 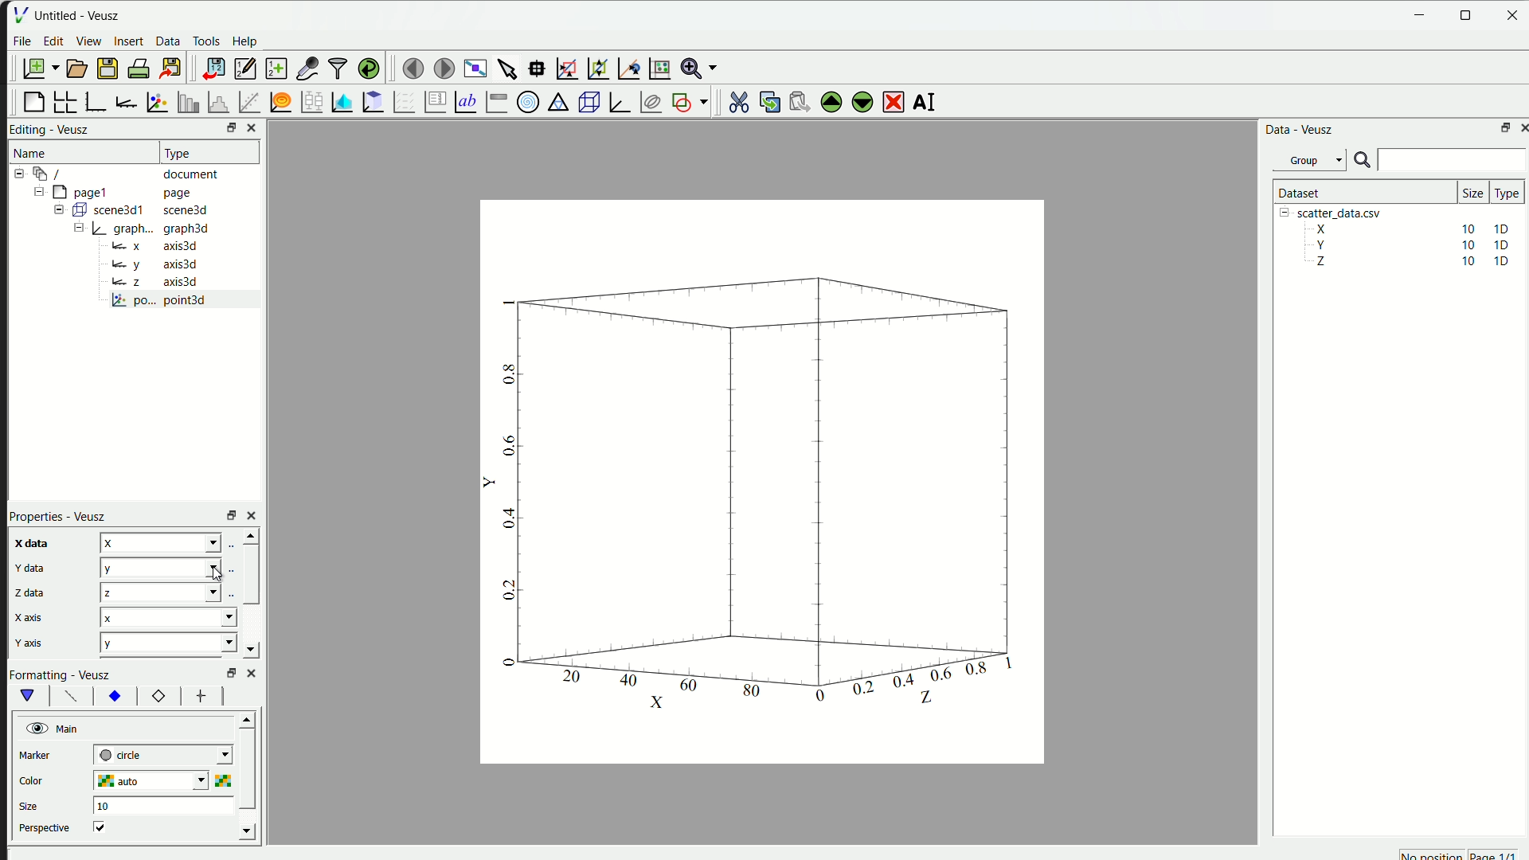 What do you see at coordinates (698, 68) in the screenshot?
I see `Zoom menu` at bounding box center [698, 68].